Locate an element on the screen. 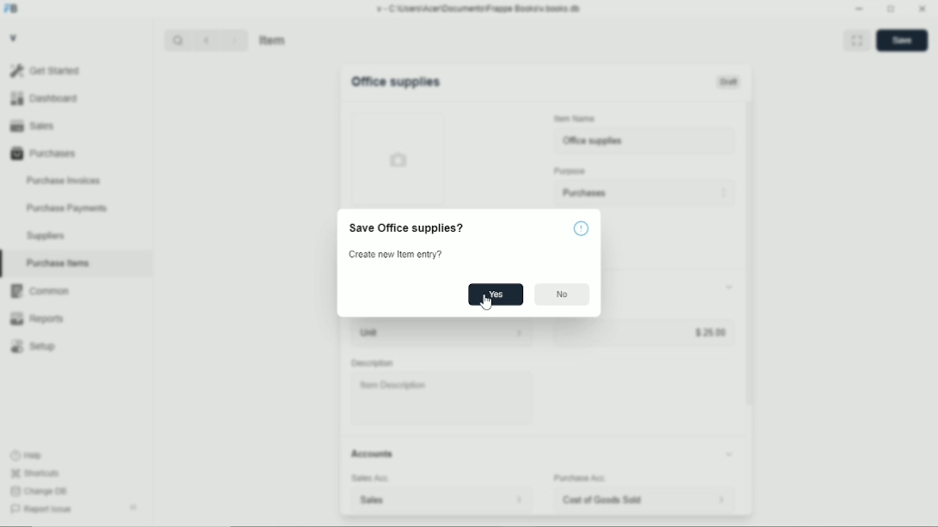  office supplies is located at coordinates (646, 141).